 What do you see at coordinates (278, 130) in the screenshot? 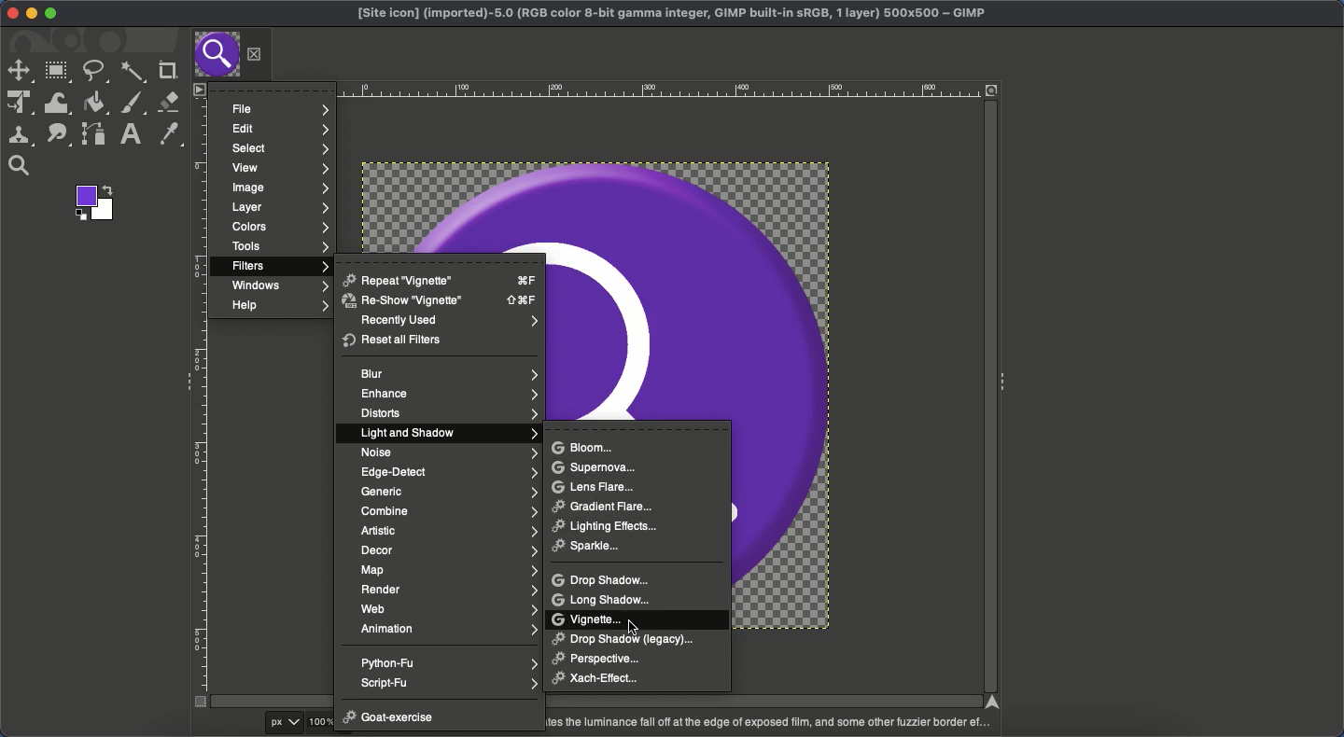
I see `Edit` at bounding box center [278, 130].